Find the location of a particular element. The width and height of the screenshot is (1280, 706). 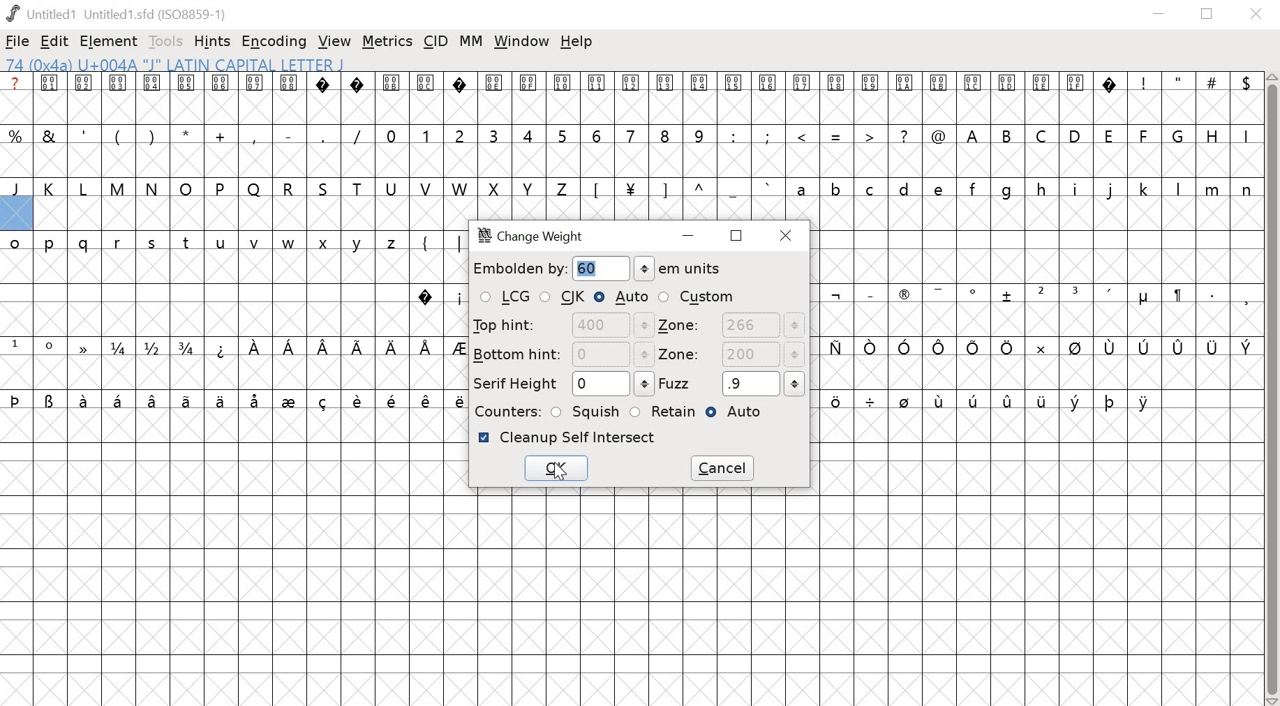

symbols is located at coordinates (436, 242).